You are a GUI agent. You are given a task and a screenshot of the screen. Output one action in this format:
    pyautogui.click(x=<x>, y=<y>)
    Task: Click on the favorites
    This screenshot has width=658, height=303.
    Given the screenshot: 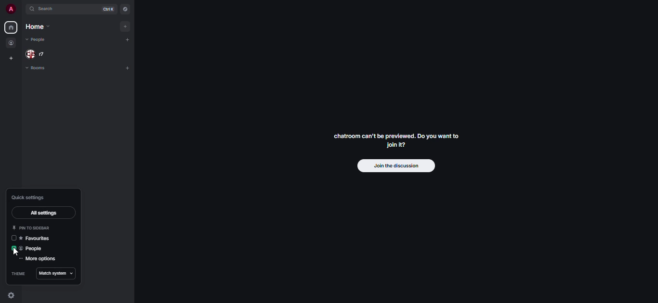 What is the action you would take?
    pyautogui.click(x=38, y=239)
    